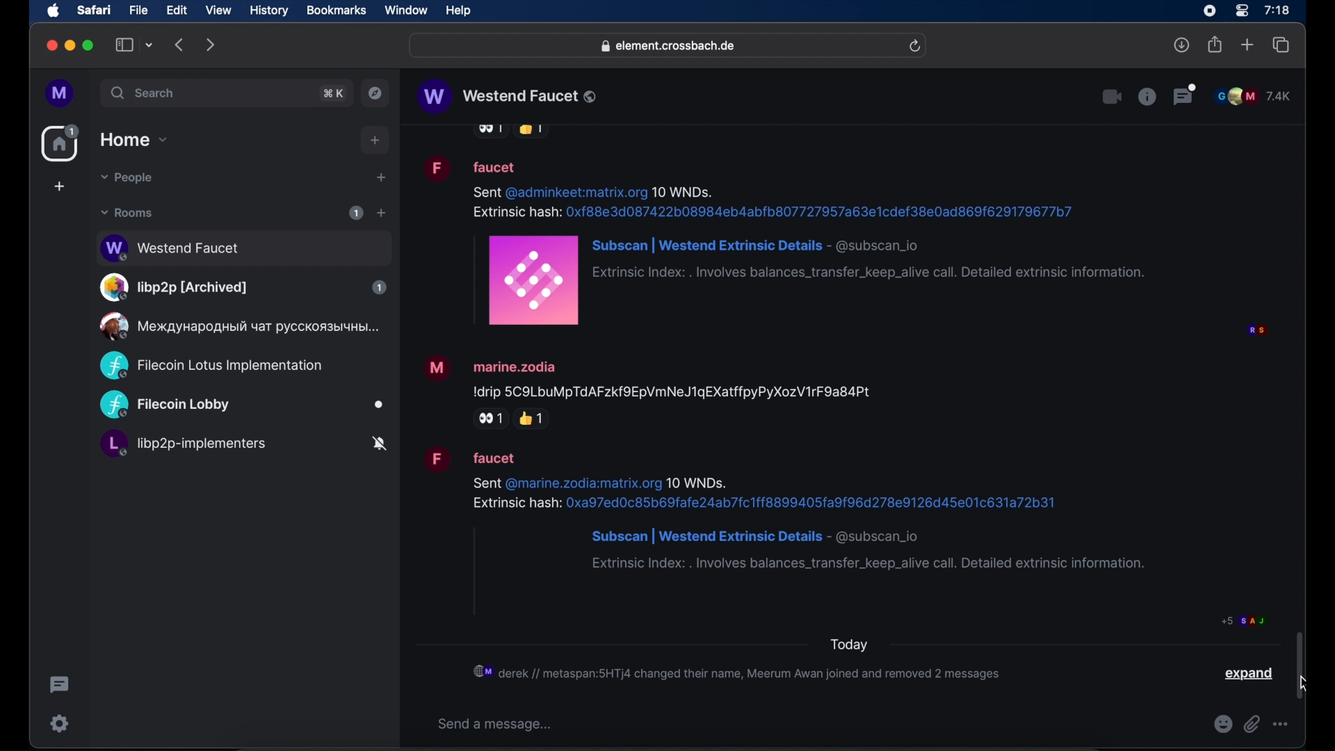  Describe the element at coordinates (458, 11) in the screenshot. I see `help` at that location.